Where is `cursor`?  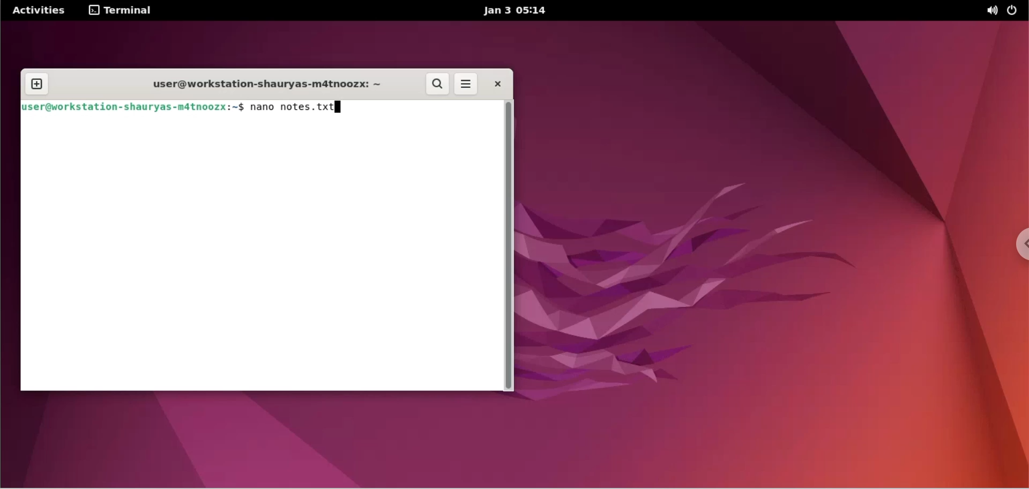 cursor is located at coordinates (339, 109).